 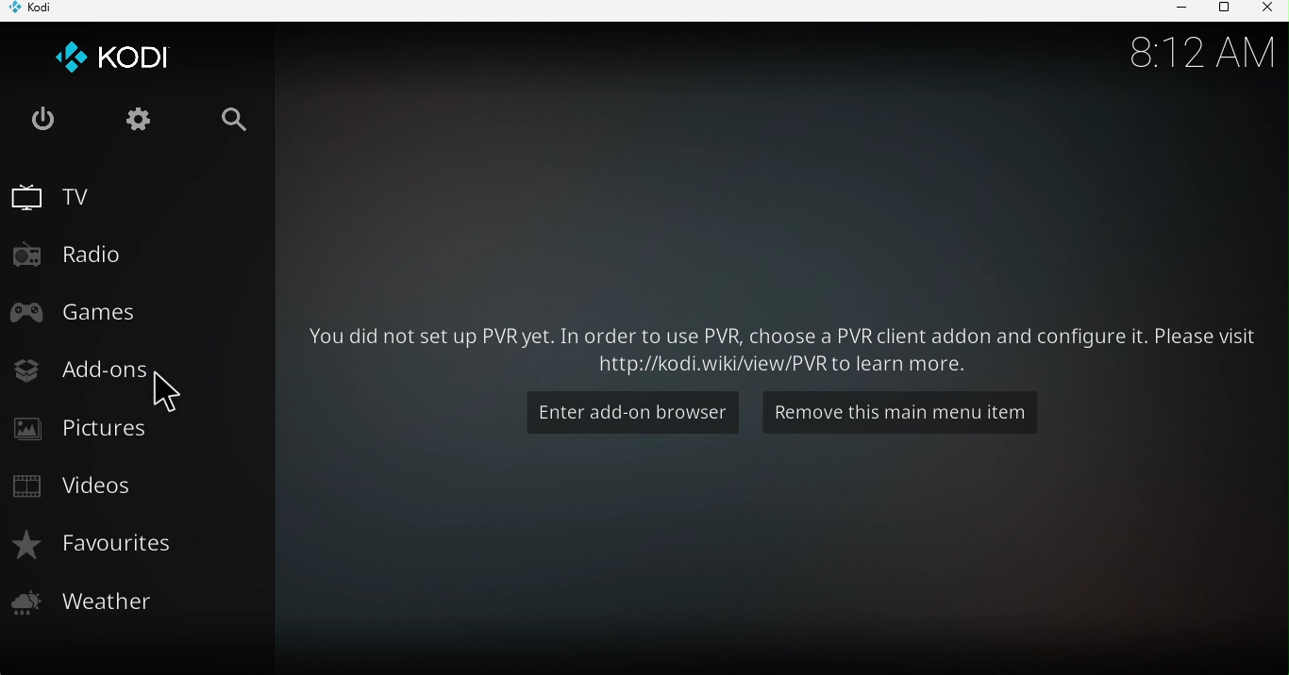 What do you see at coordinates (1220, 10) in the screenshot?
I see `Maximize` at bounding box center [1220, 10].